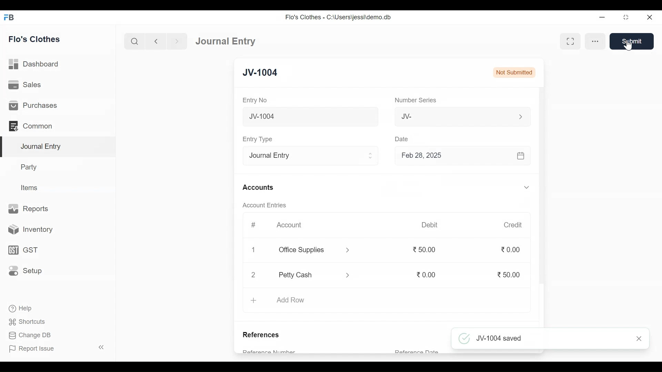 This screenshot has height=372, width=662. I want to click on 50.00, so click(509, 275).